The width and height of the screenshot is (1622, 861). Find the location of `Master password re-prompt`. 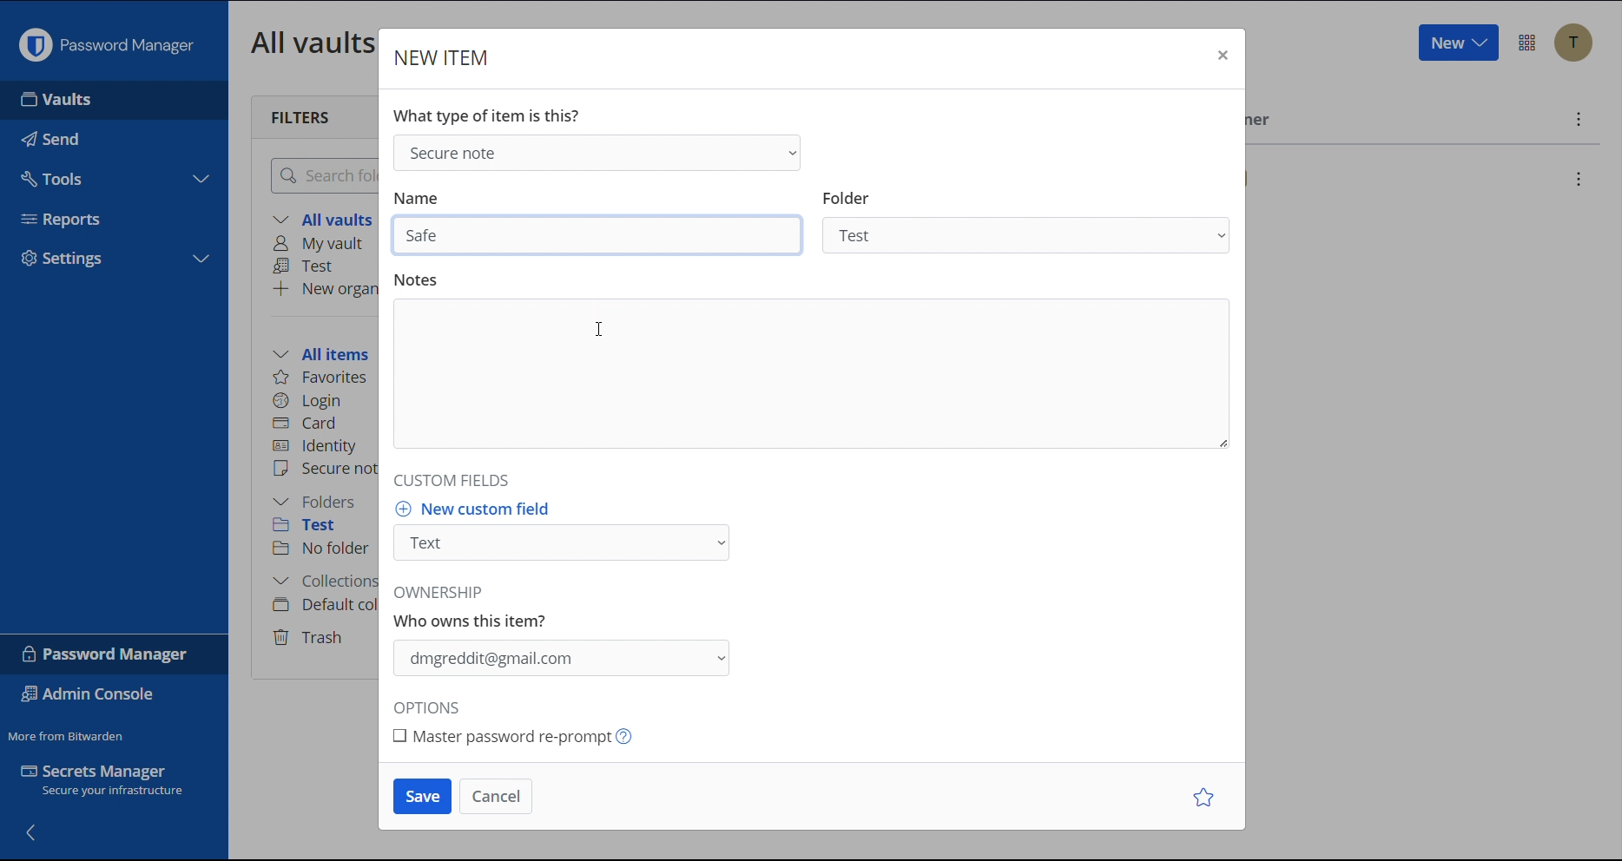

Master password re-prompt is located at coordinates (535, 737).